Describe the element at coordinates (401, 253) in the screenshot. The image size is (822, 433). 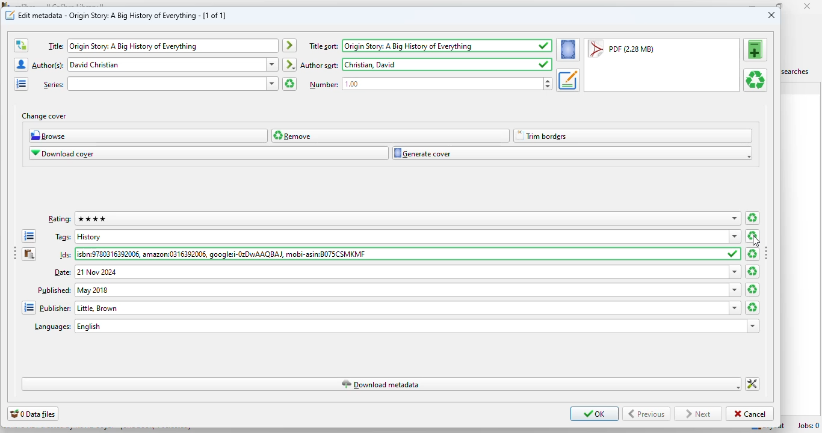
I see `ids:` at that location.